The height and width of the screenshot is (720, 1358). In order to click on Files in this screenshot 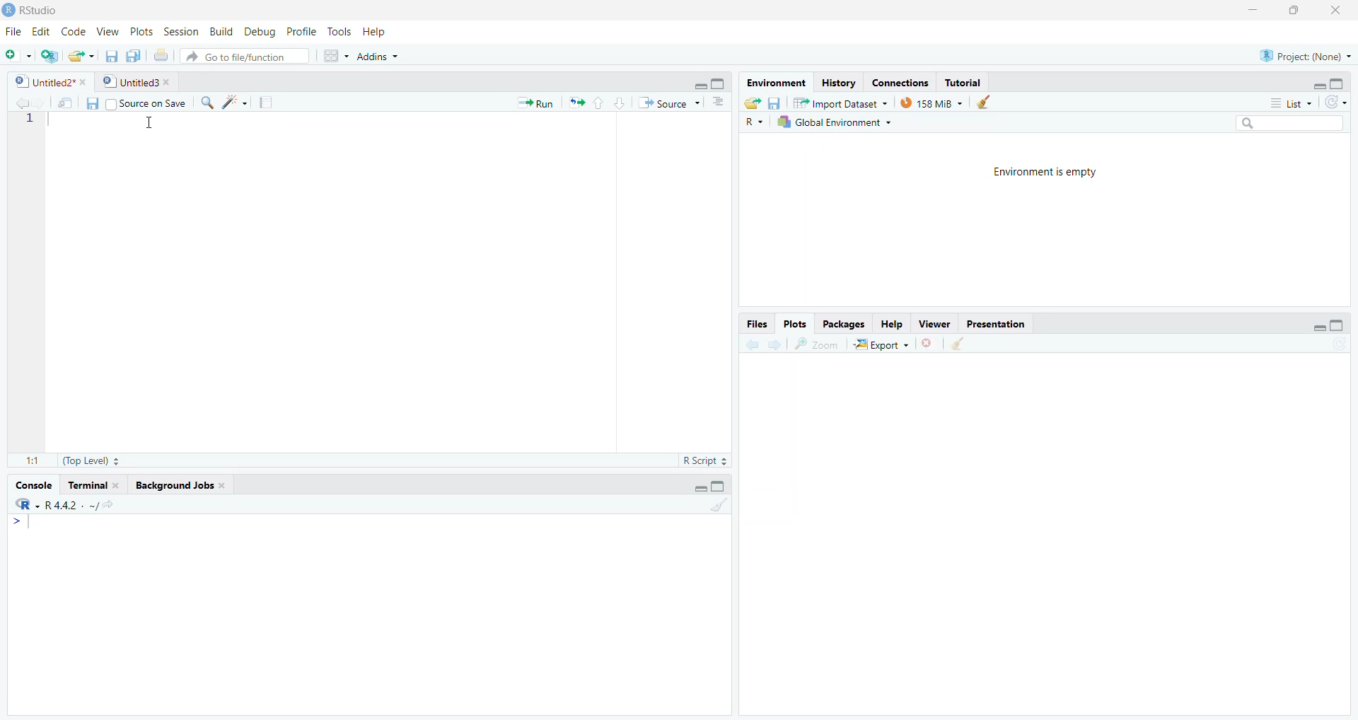, I will do `click(755, 323)`.